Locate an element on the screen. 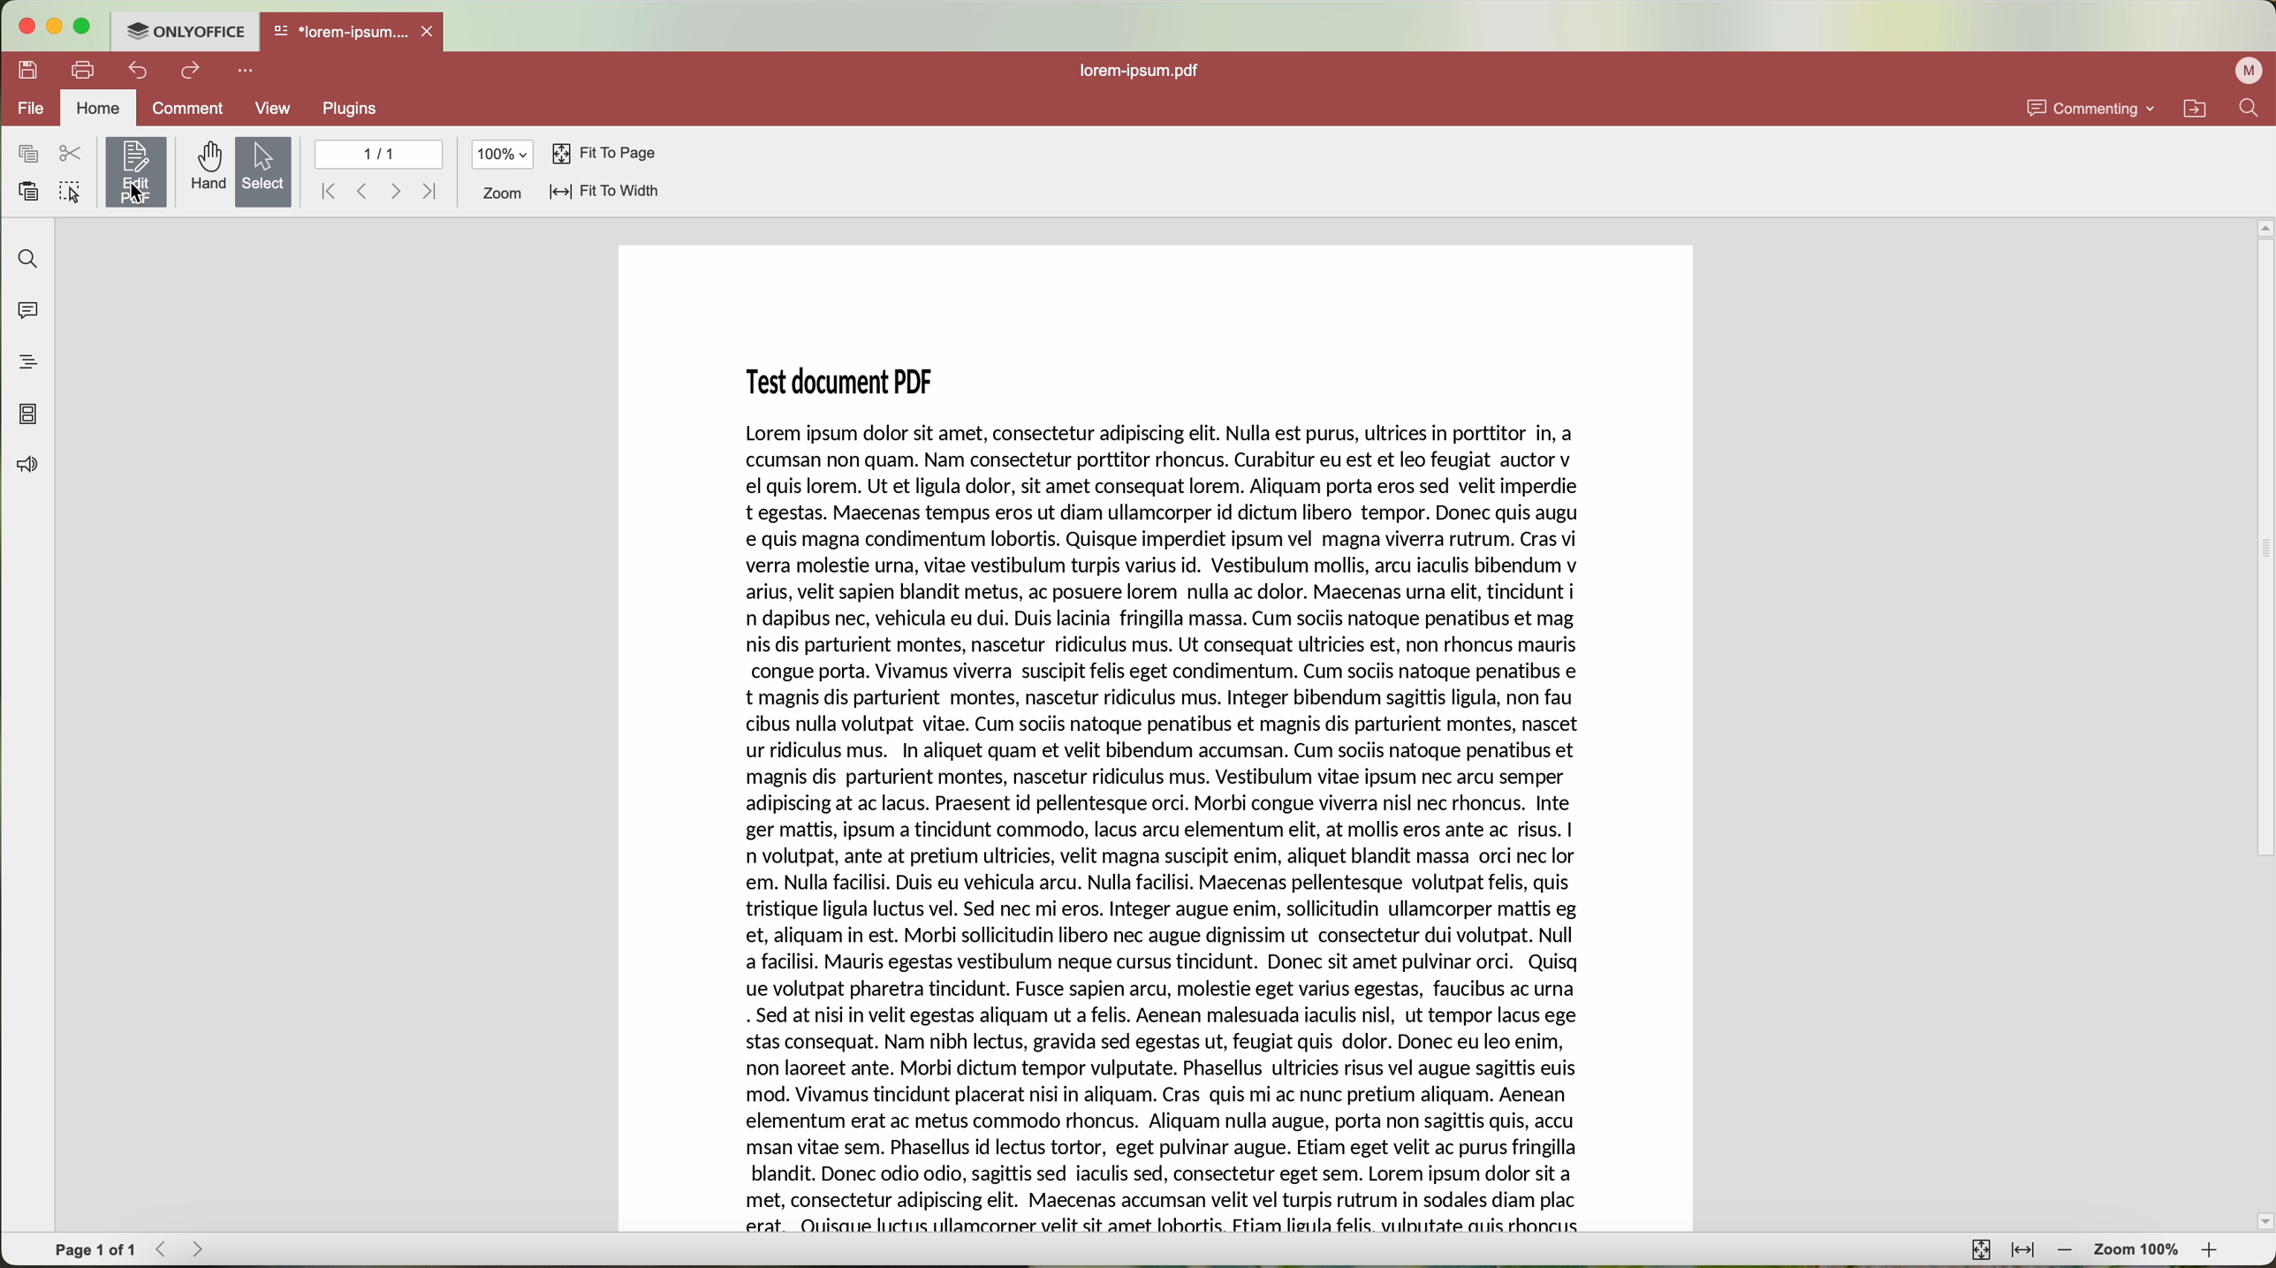 The image size is (2276, 1268). PLUGINS is located at coordinates (352, 108).